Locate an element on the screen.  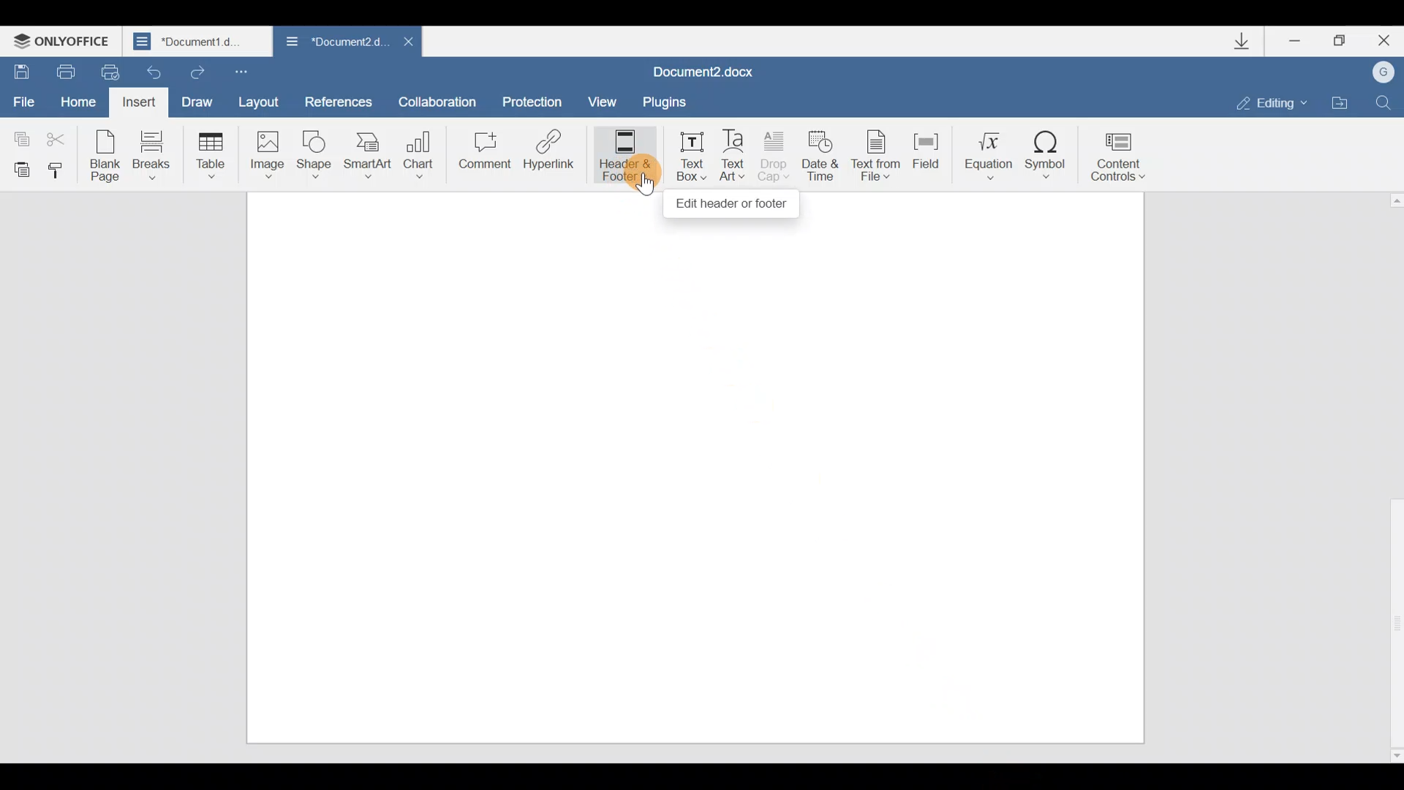
Undo is located at coordinates (155, 71).